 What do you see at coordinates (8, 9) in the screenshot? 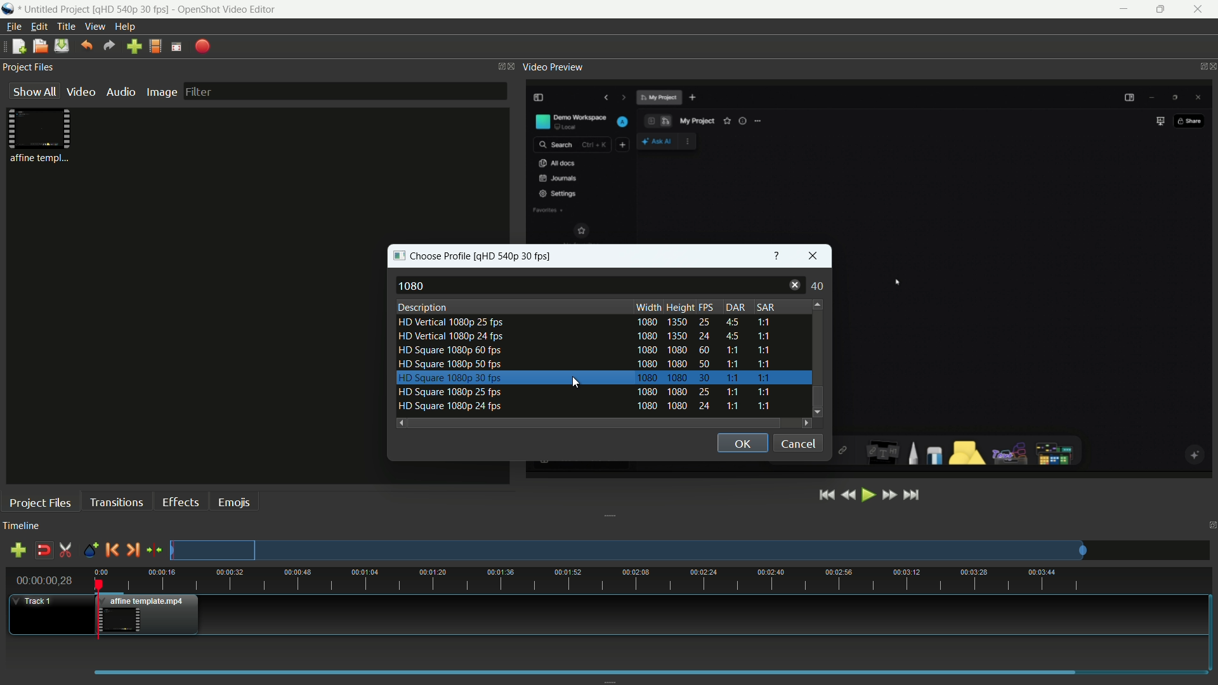
I see `app icon` at bounding box center [8, 9].